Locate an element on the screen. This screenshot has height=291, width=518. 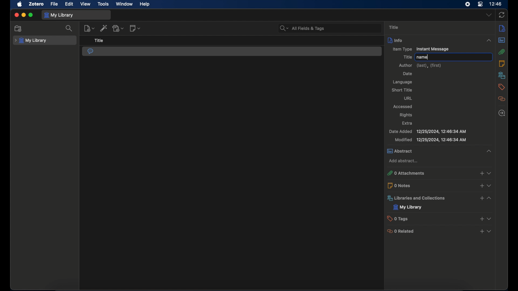
abstract is located at coordinates (502, 40).